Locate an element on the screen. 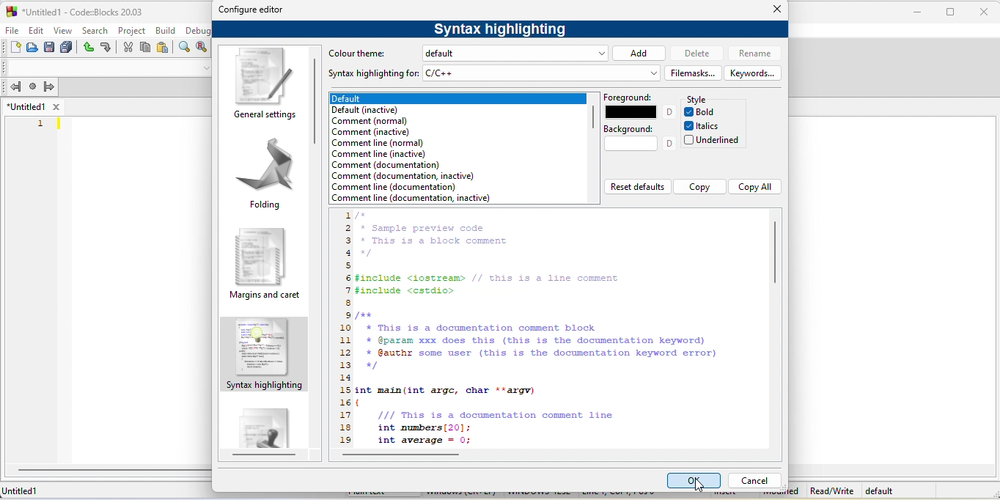 The image size is (1000, 500). cut is located at coordinates (128, 47).